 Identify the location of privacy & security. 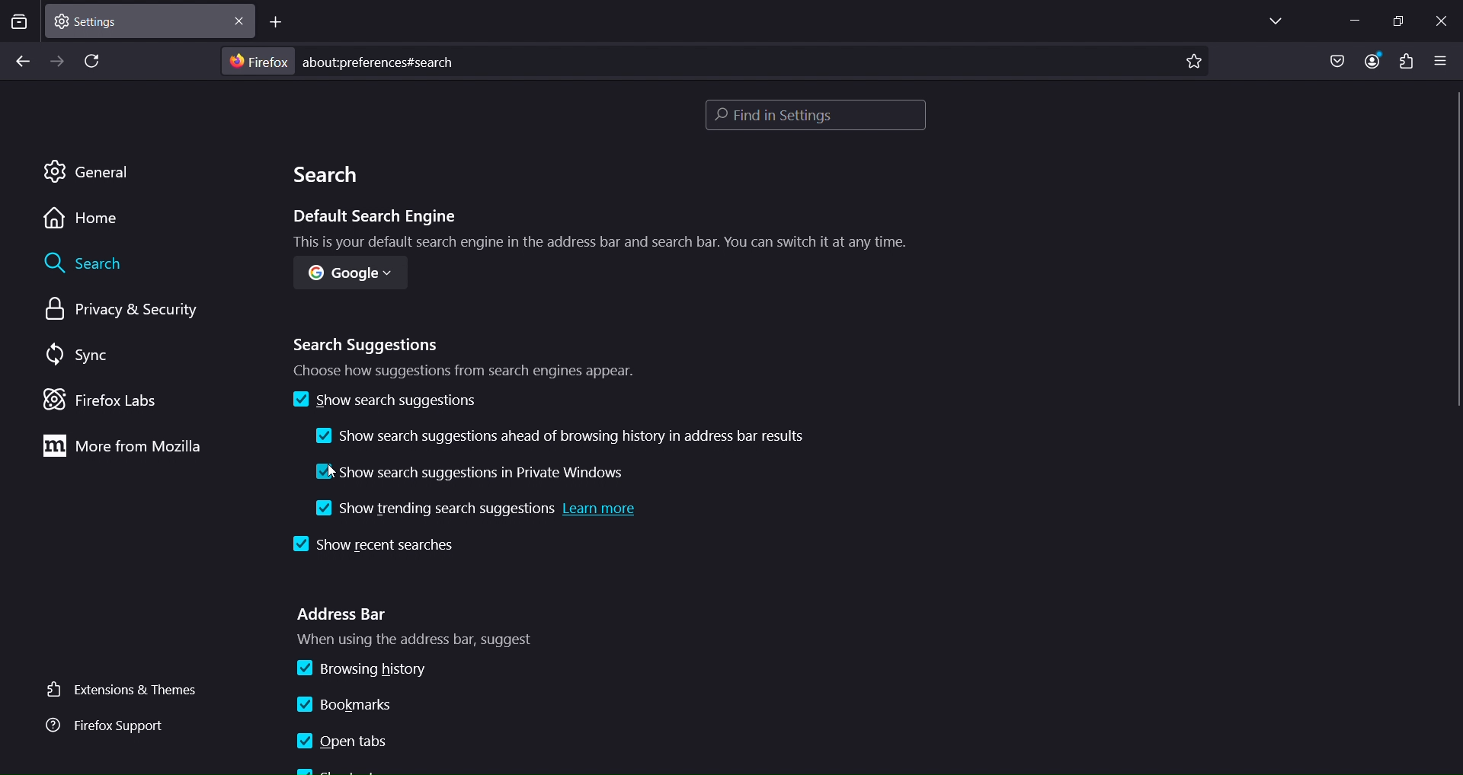
(116, 312).